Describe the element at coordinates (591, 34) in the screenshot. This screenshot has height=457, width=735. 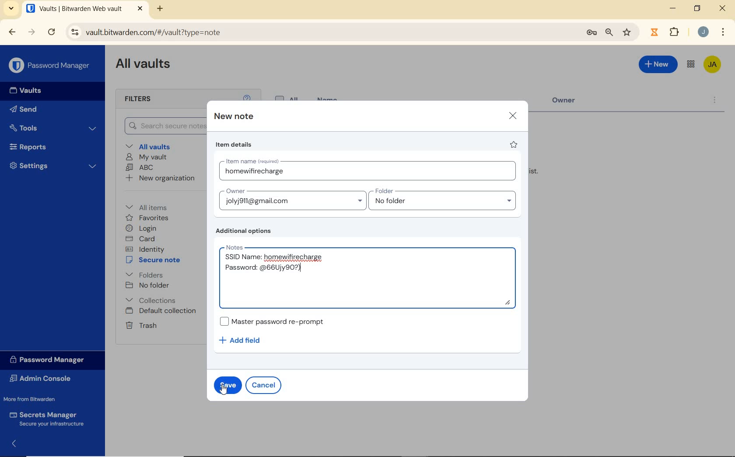
I see `manage passwords` at that location.